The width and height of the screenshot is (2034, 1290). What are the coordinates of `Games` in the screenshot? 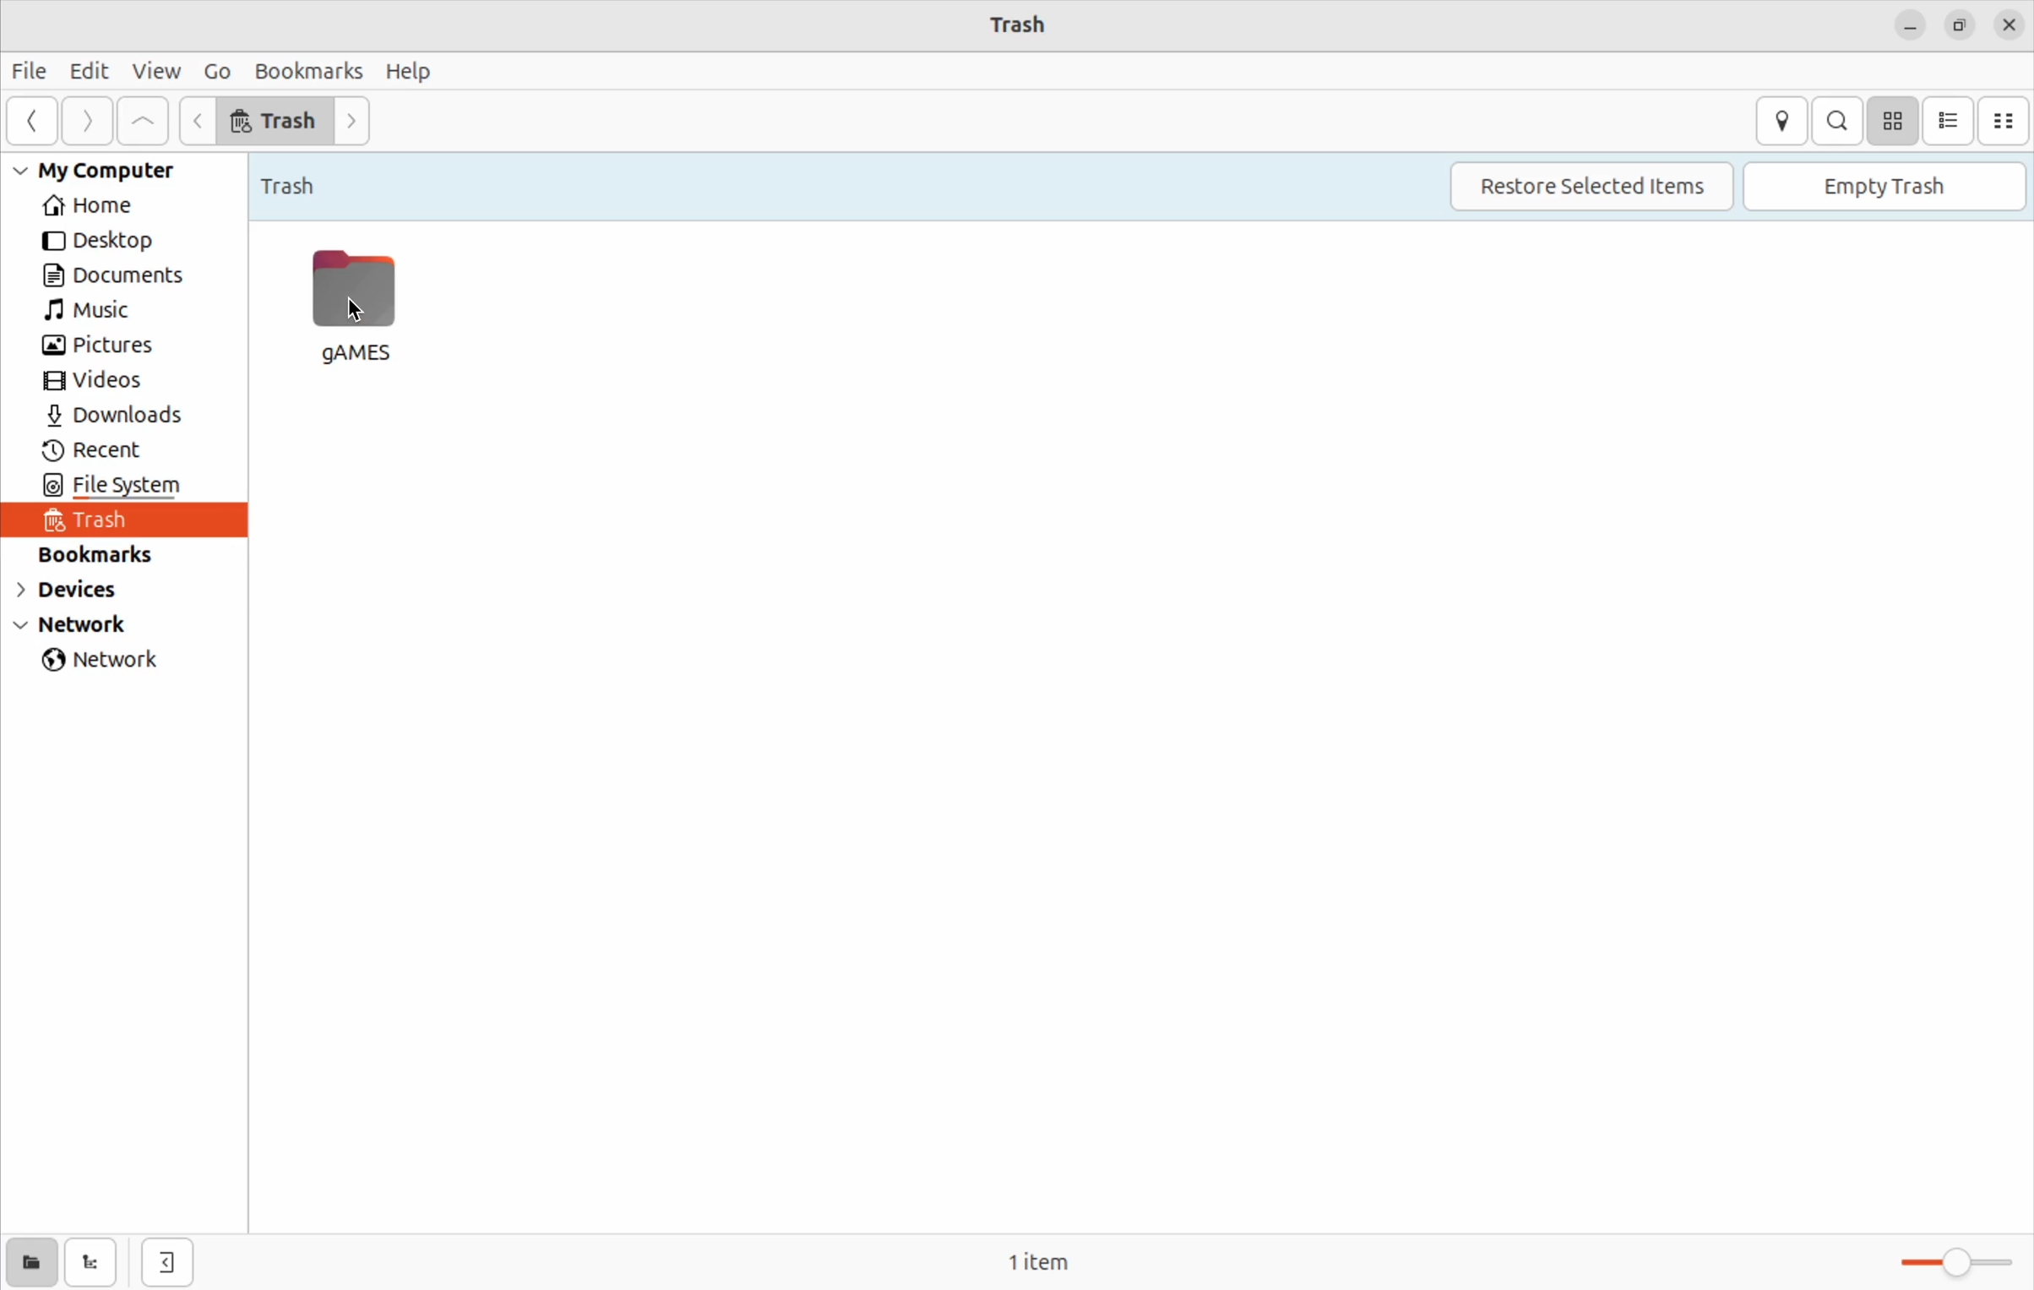 It's located at (356, 302).